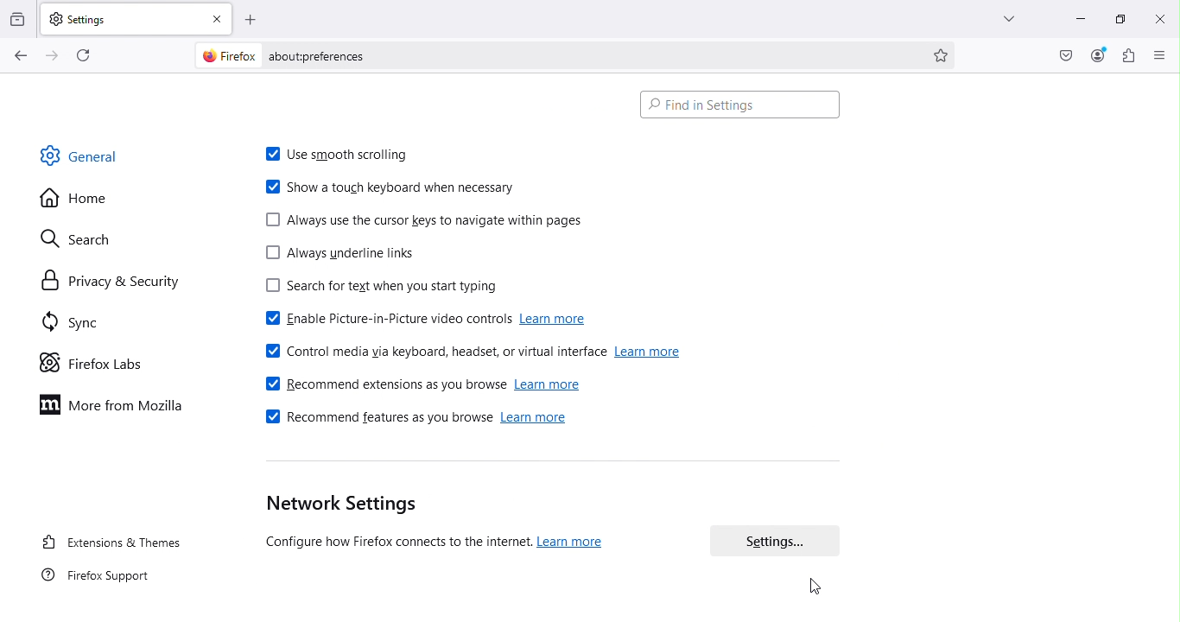  I want to click on Home, so click(85, 199).